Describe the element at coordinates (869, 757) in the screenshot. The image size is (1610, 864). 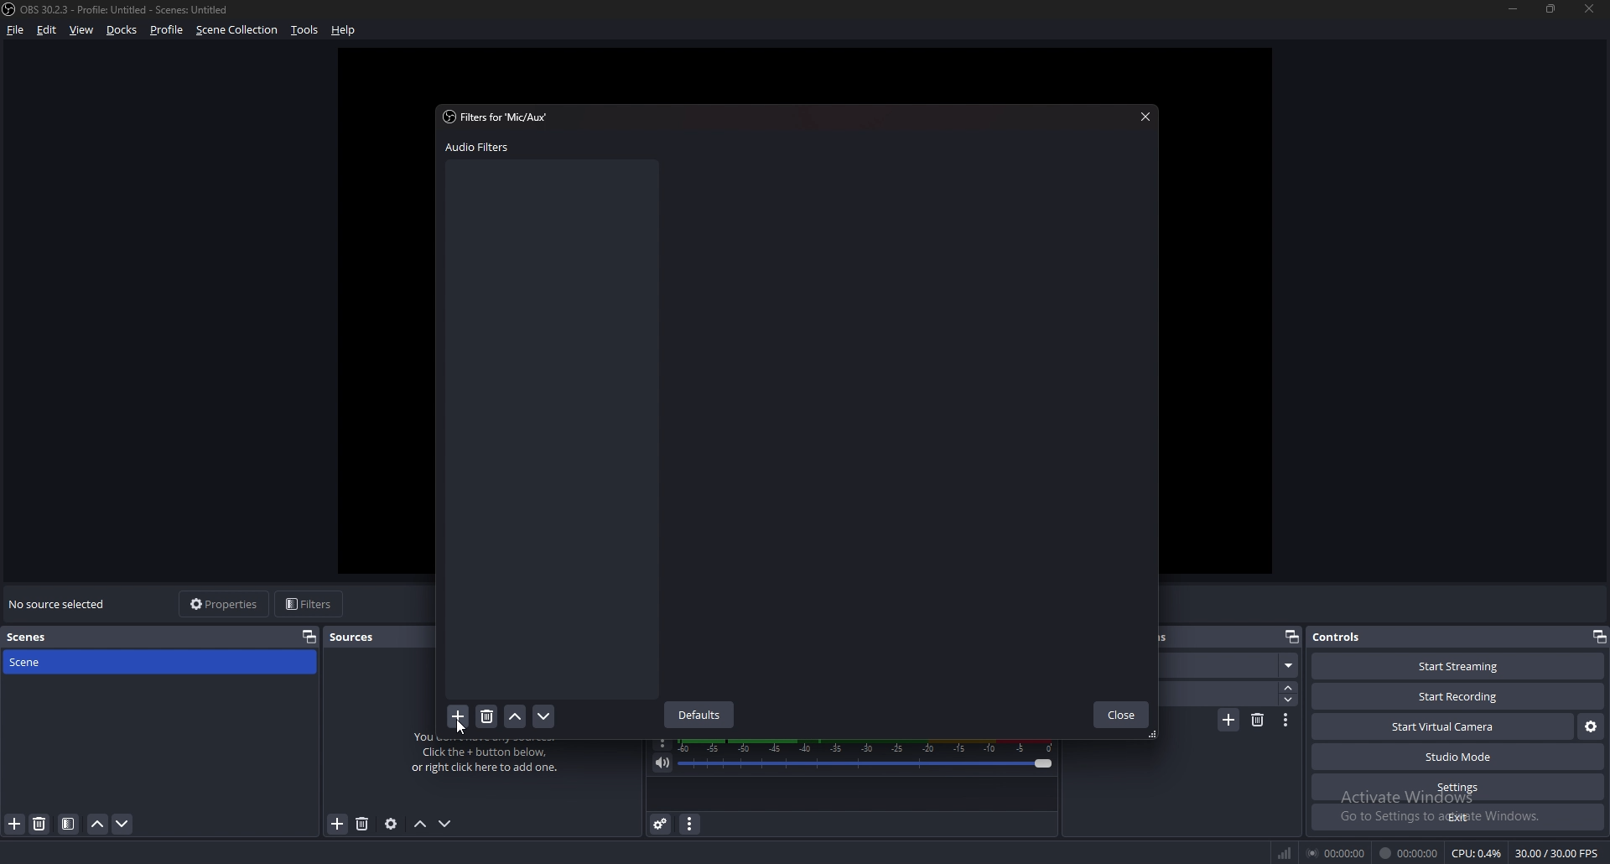
I see `mic/aux volume adjust` at that location.